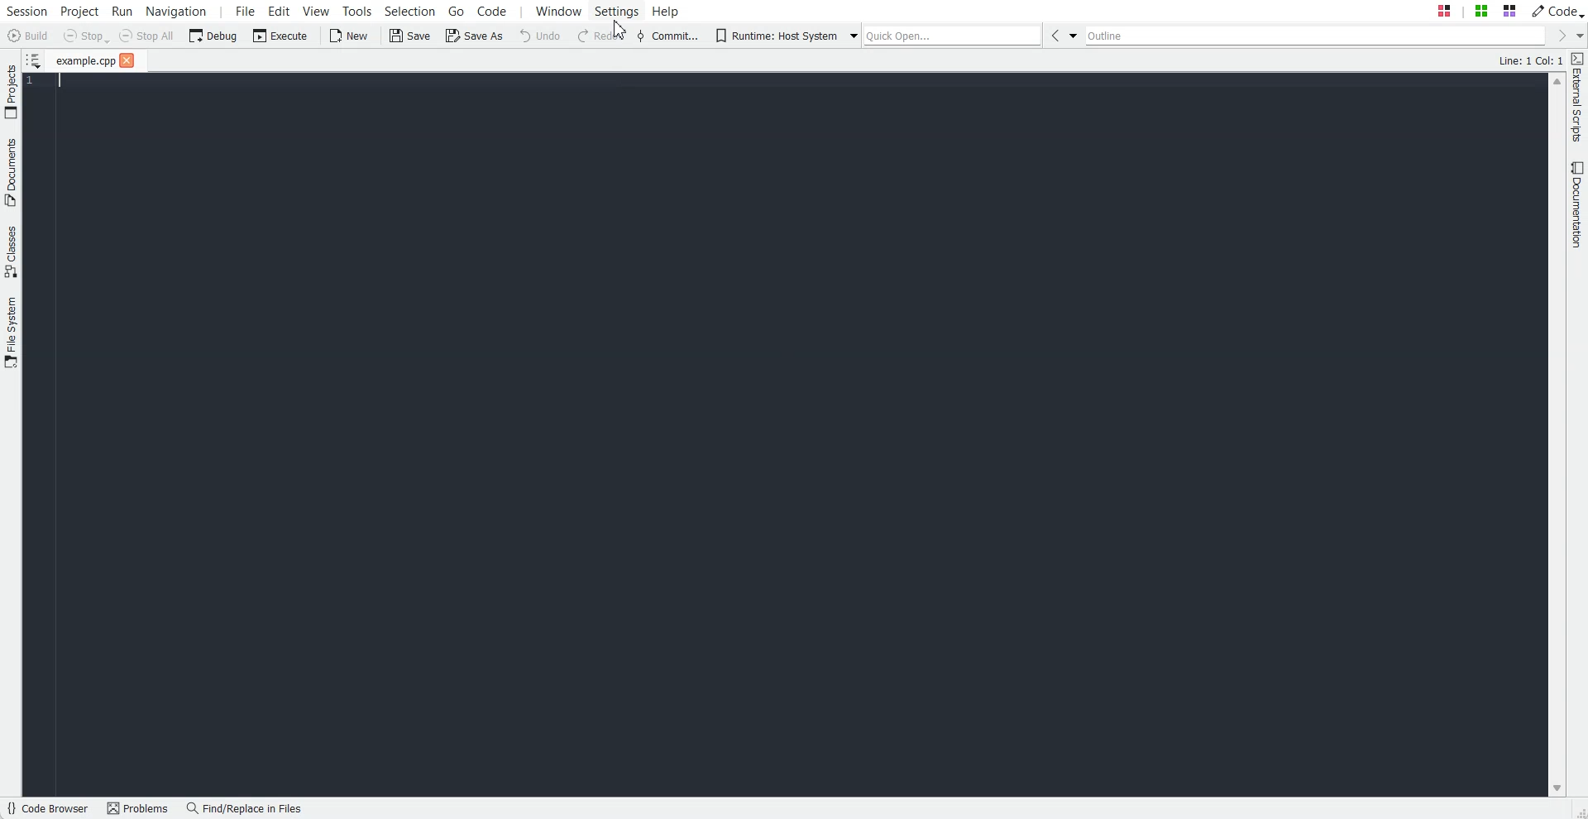  I want to click on Execute, so click(280, 36).